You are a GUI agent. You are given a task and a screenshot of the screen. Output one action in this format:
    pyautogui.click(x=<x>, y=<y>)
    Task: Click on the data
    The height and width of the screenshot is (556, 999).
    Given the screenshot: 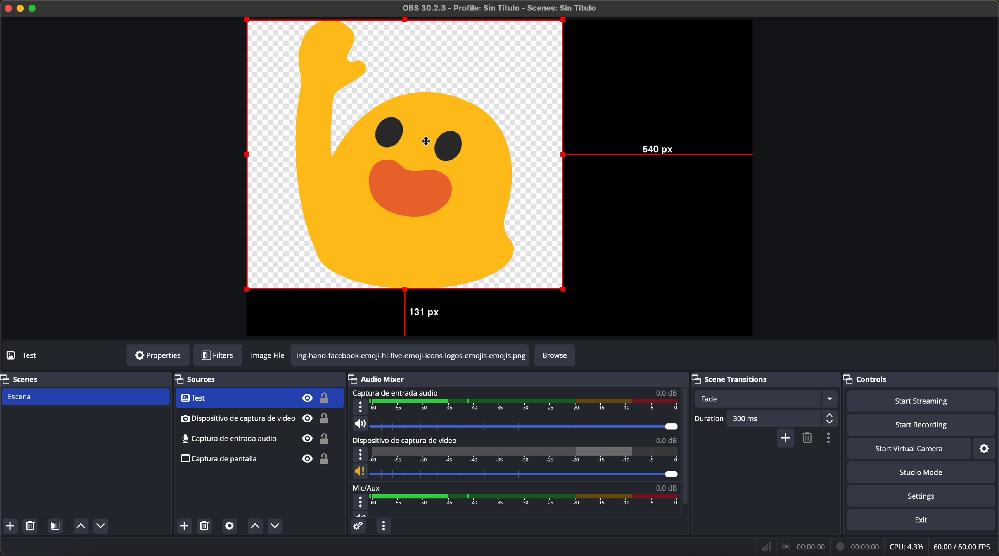 What is the action you would take?
    pyautogui.click(x=878, y=546)
    